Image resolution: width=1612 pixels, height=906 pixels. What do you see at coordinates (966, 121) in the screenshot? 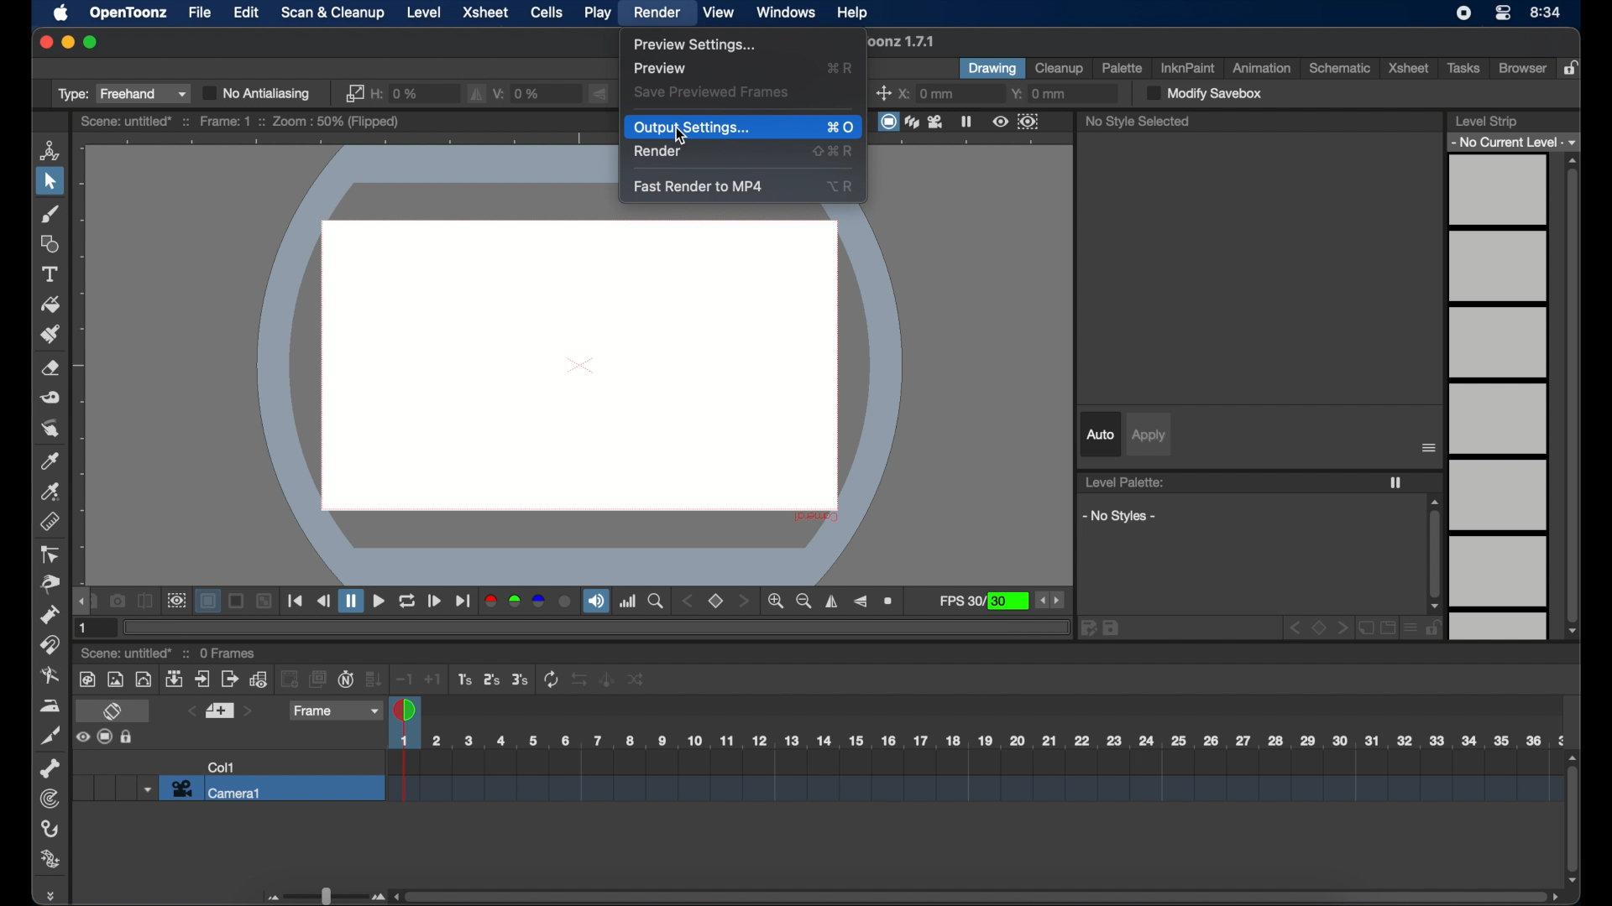
I see `freeze` at bounding box center [966, 121].